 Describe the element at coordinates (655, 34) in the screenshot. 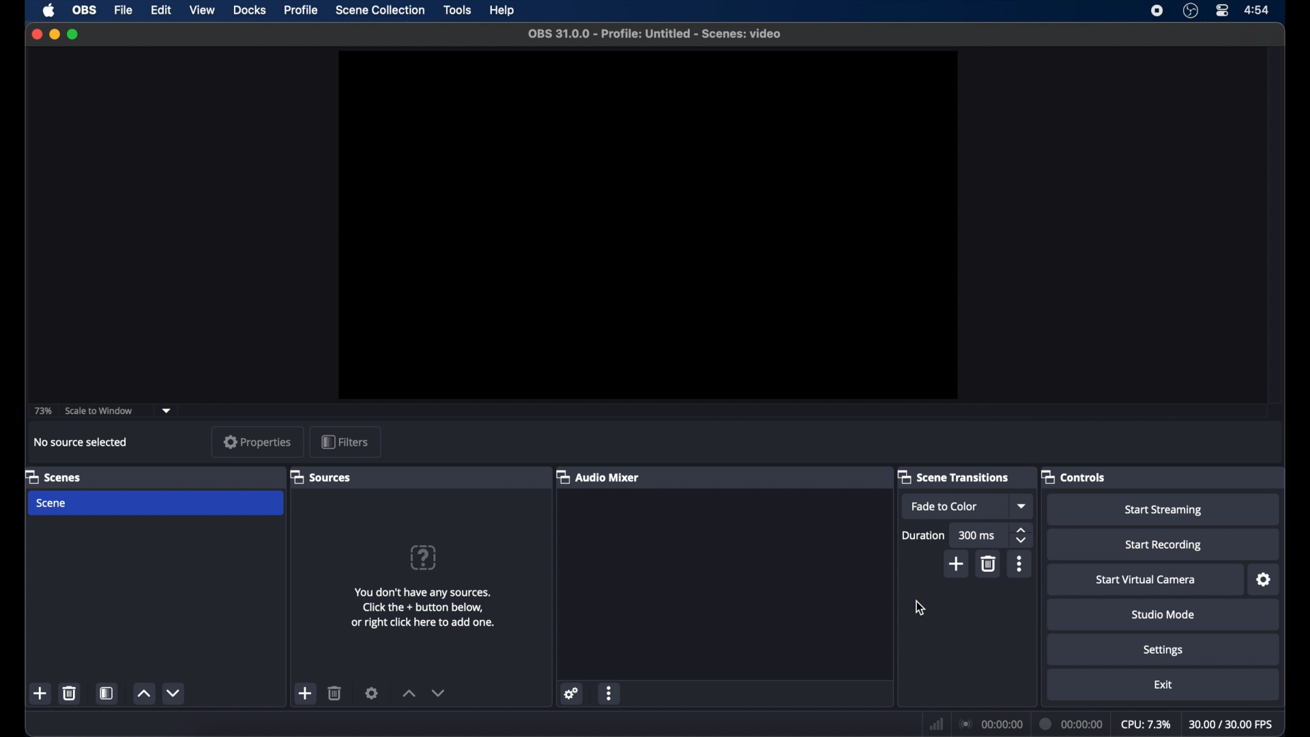

I see `file name` at that location.